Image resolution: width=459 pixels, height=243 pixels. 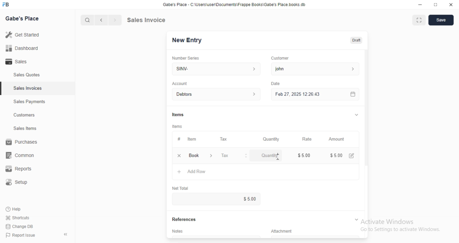 I want to click on Reports, so click(x=18, y=169).